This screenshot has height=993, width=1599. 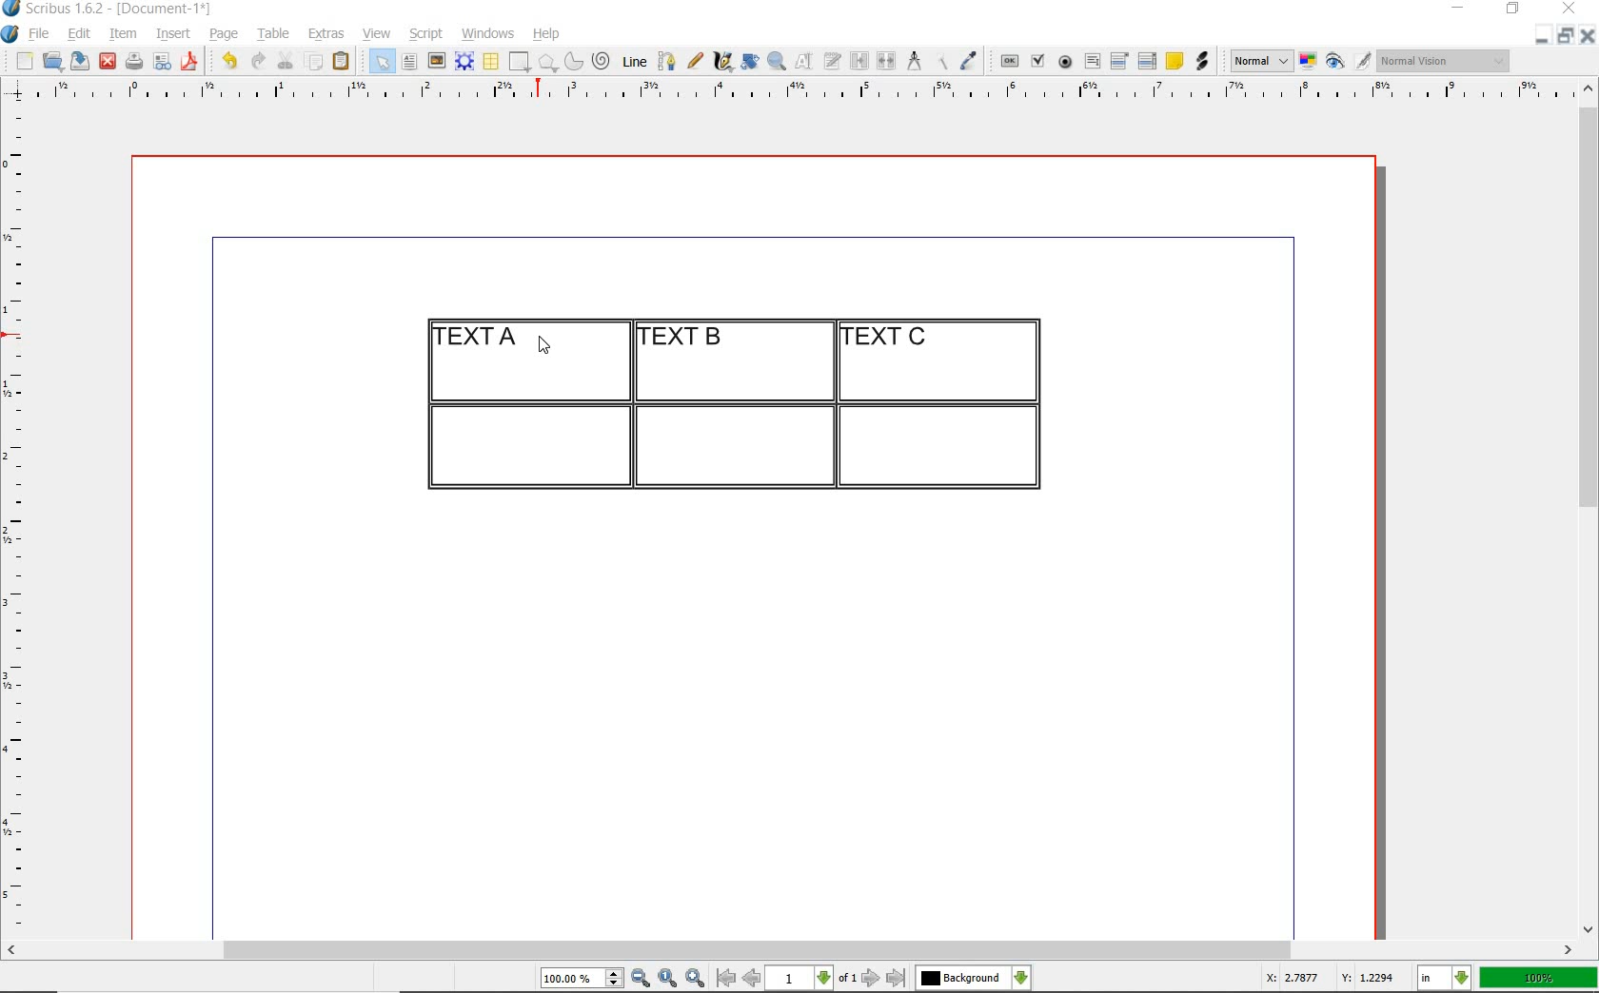 I want to click on toggle color management, so click(x=1310, y=63).